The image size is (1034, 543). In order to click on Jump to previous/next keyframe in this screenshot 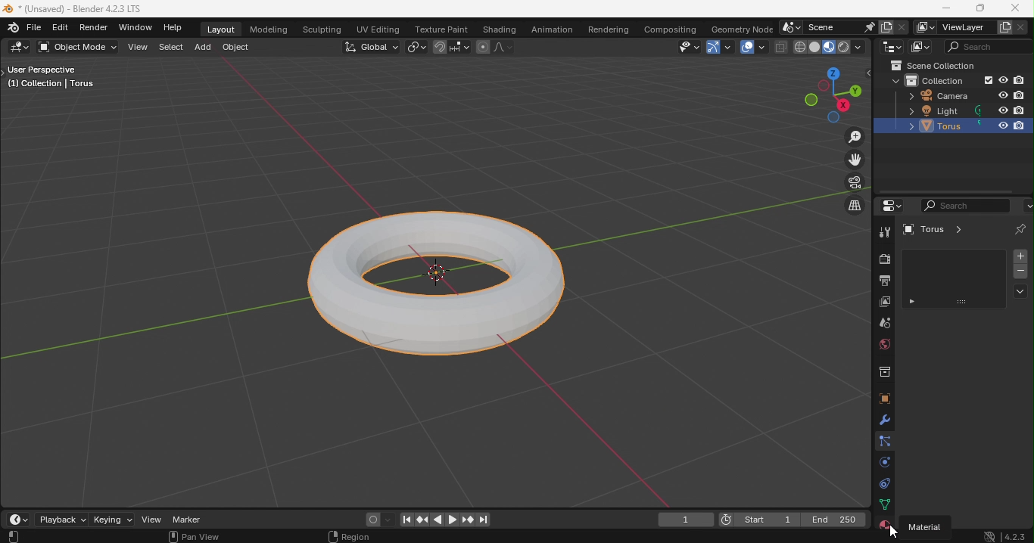, I will do `click(422, 520)`.